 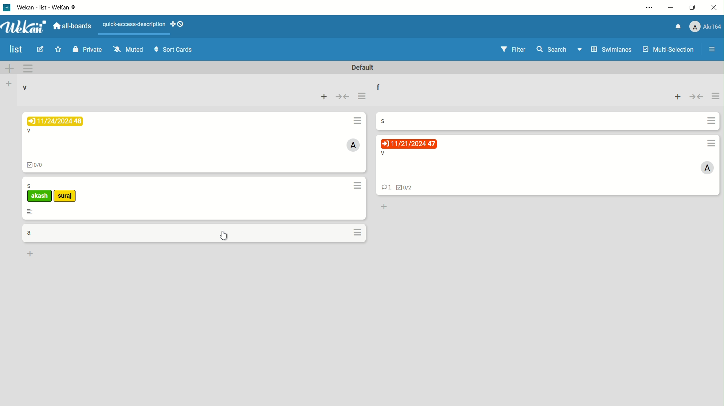 I want to click on admin, so click(x=354, y=145).